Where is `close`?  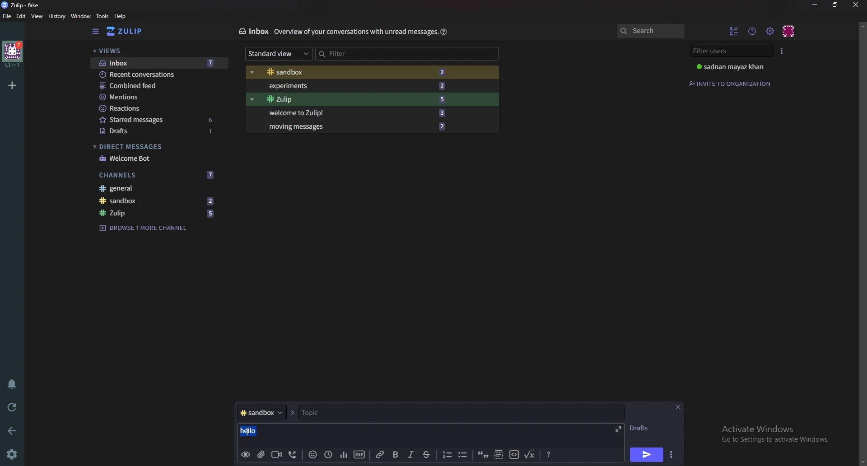
close is located at coordinates (855, 5).